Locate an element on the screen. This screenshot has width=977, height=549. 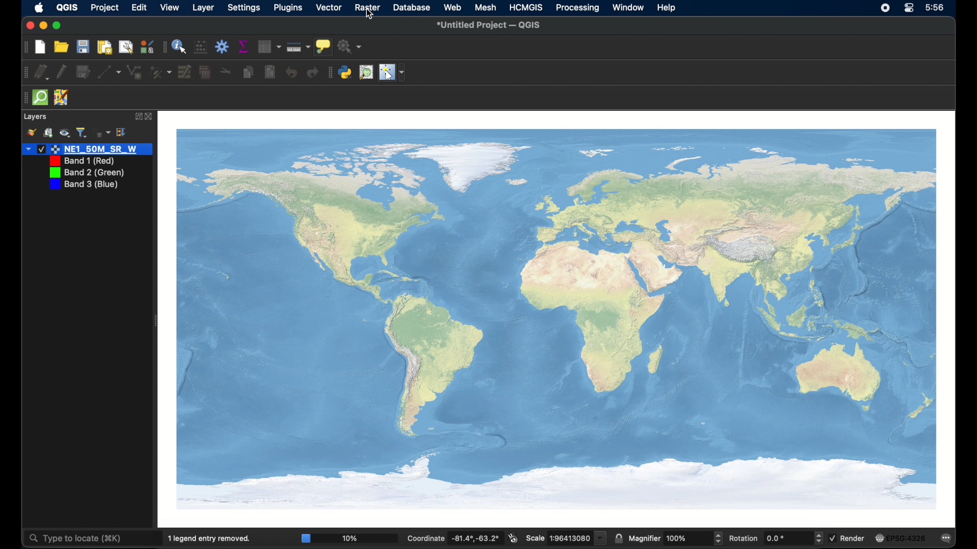
toggle extents and mouse display  position is located at coordinates (513, 538).